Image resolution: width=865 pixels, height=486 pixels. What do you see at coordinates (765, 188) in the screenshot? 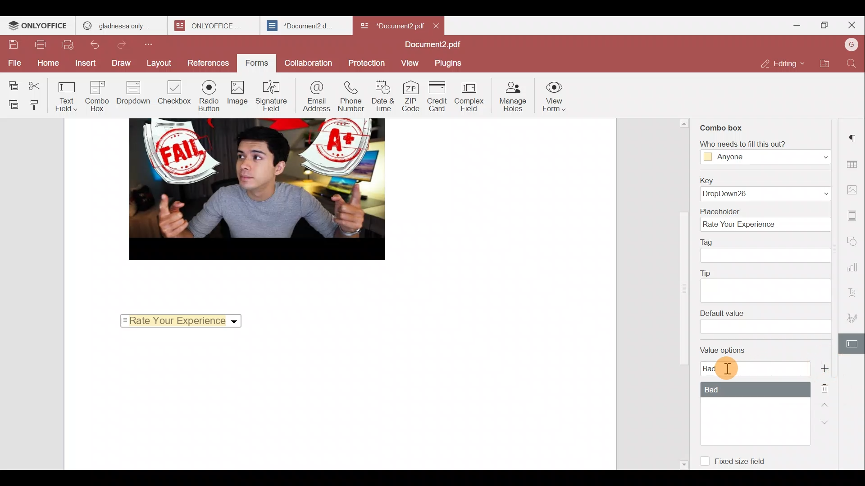
I see `Key` at bounding box center [765, 188].